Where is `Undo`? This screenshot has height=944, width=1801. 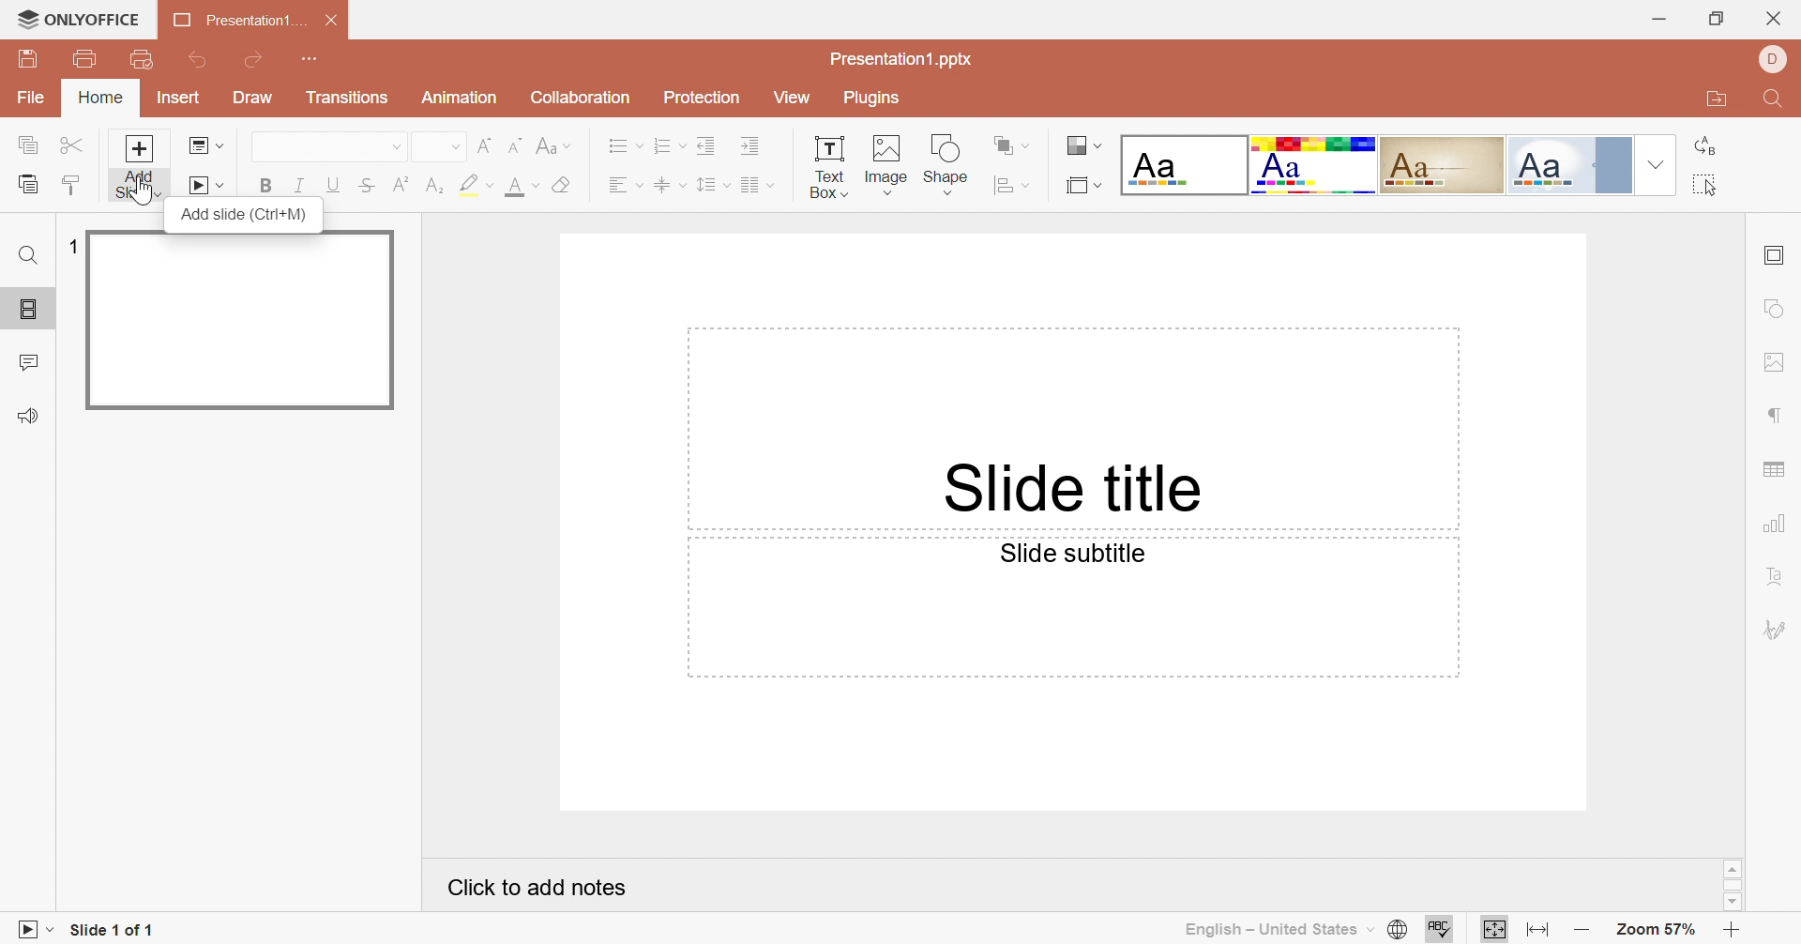 Undo is located at coordinates (197, 61).